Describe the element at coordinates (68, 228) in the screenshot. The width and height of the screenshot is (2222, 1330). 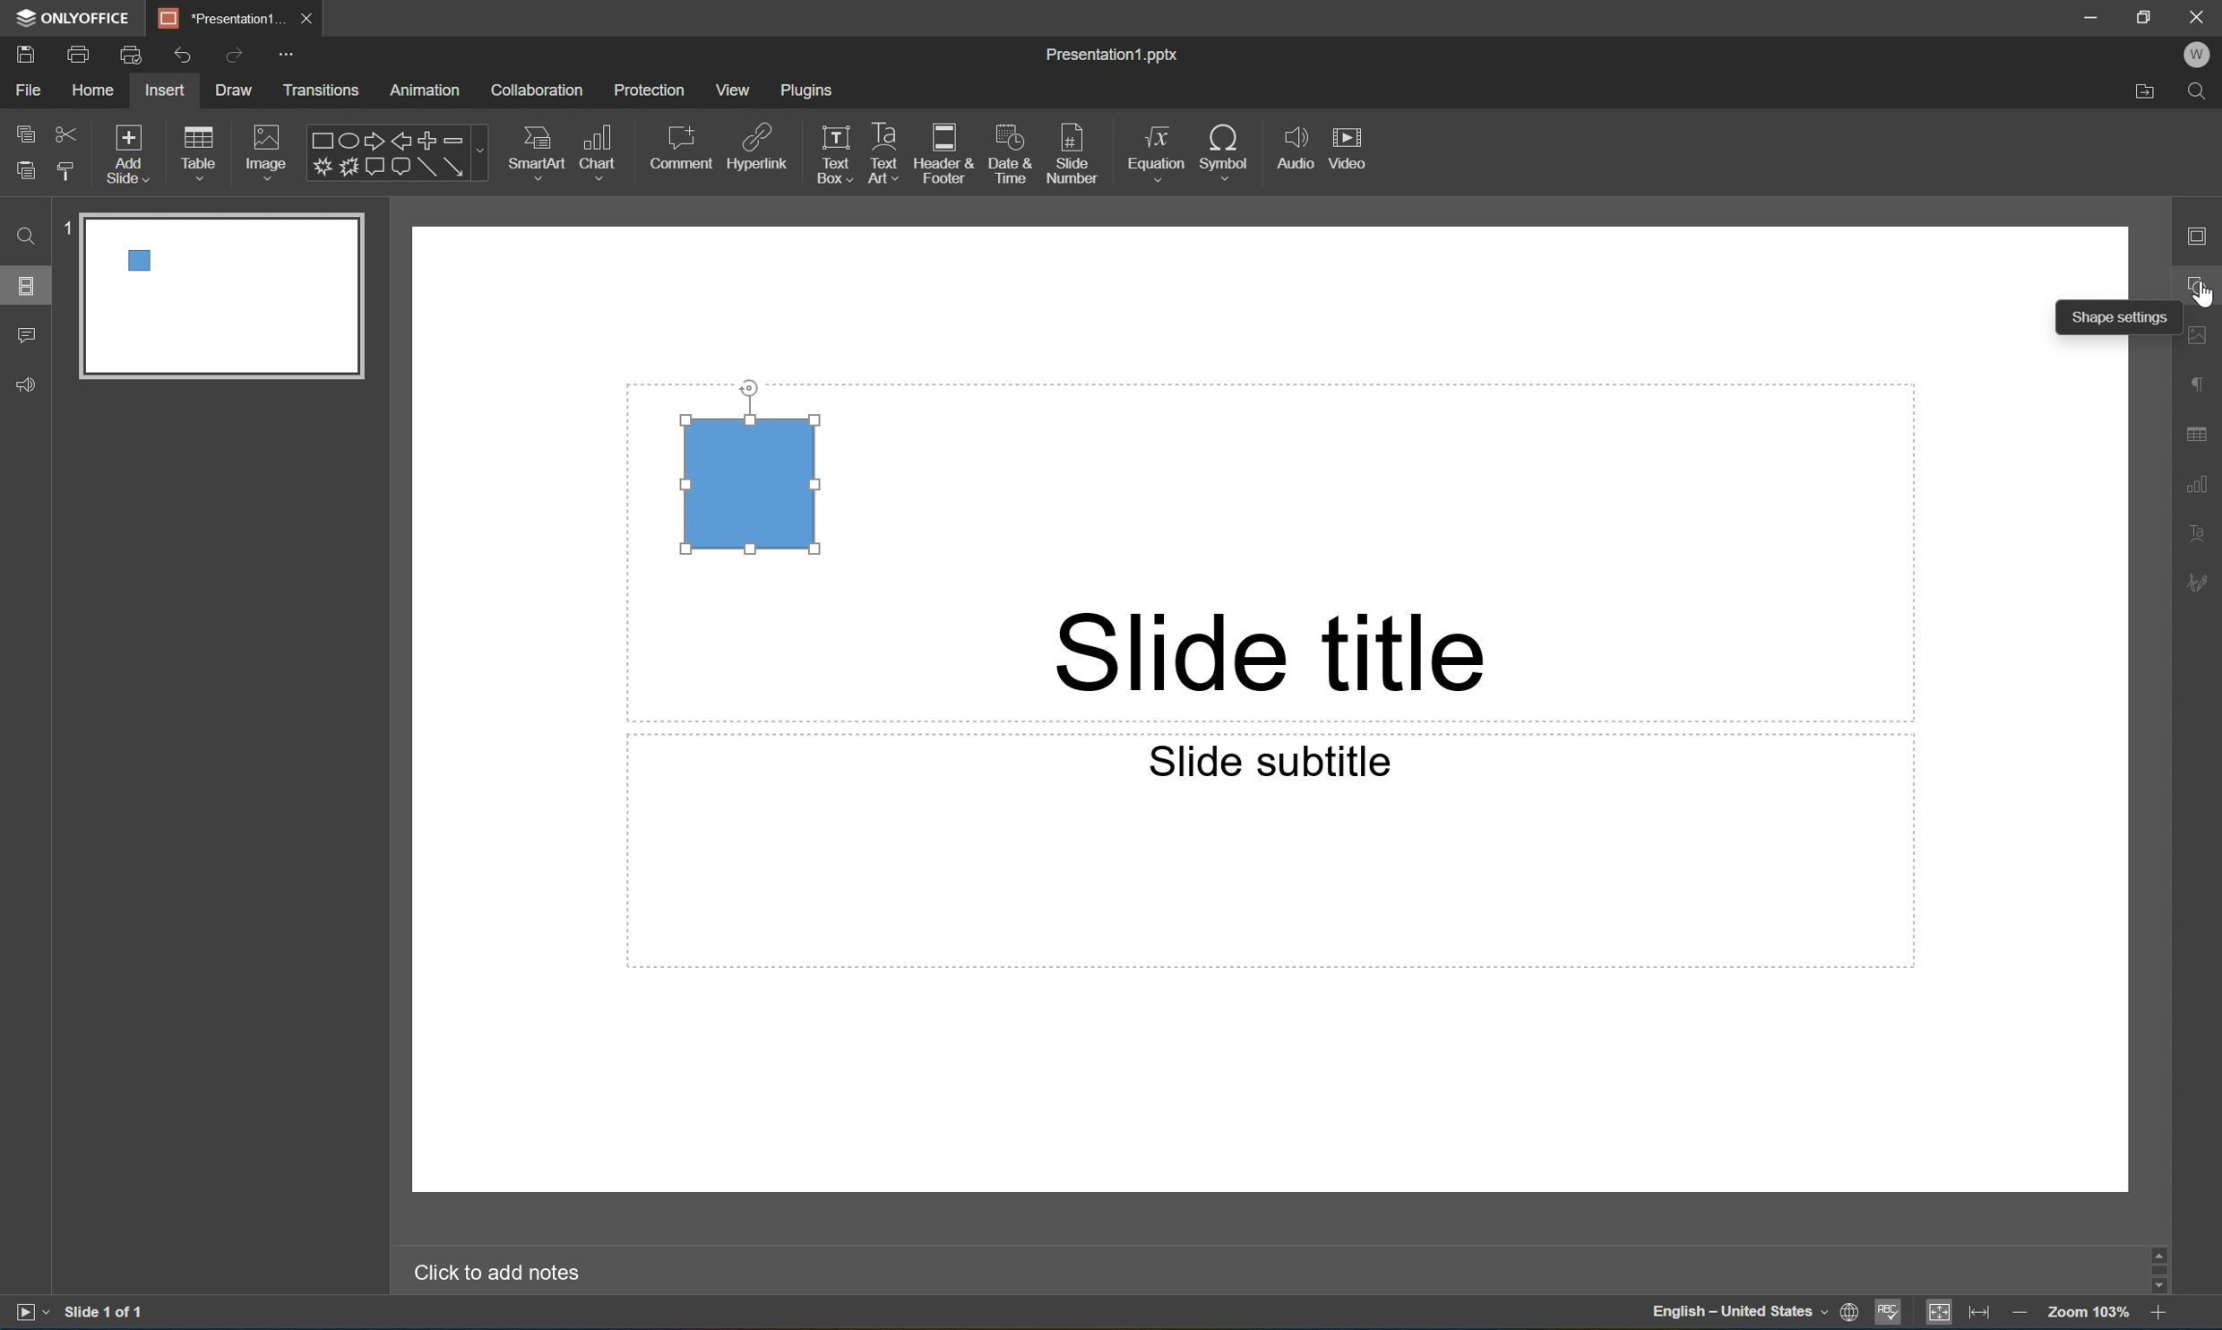
I see `1` at that location.